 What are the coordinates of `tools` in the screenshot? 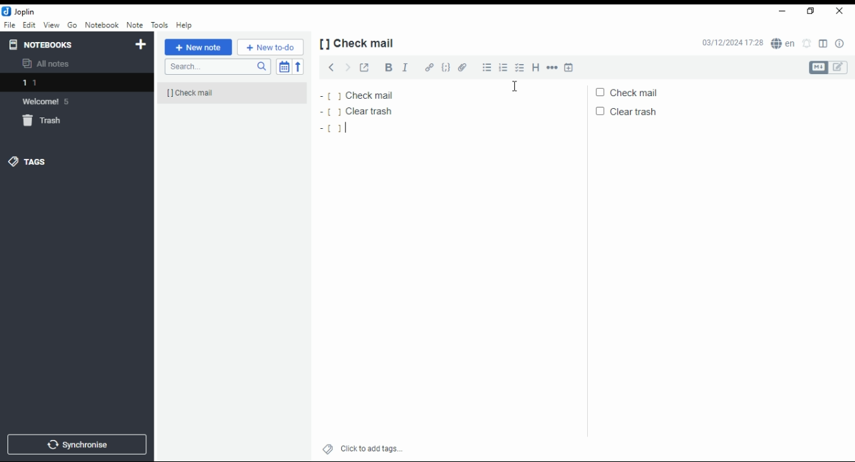 It's located at (160, 25).